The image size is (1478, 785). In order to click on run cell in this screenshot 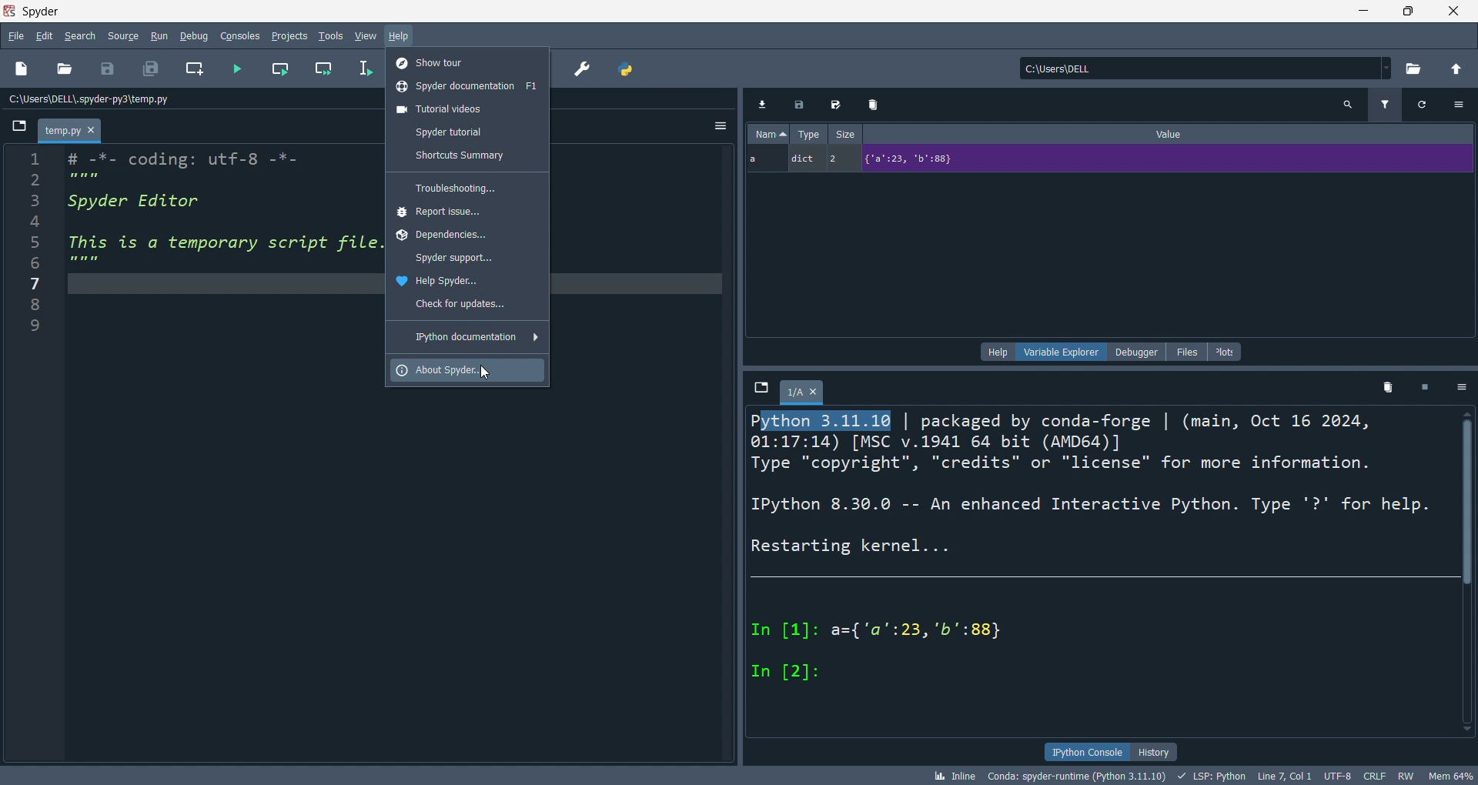, I will do `click(322, 69)`.